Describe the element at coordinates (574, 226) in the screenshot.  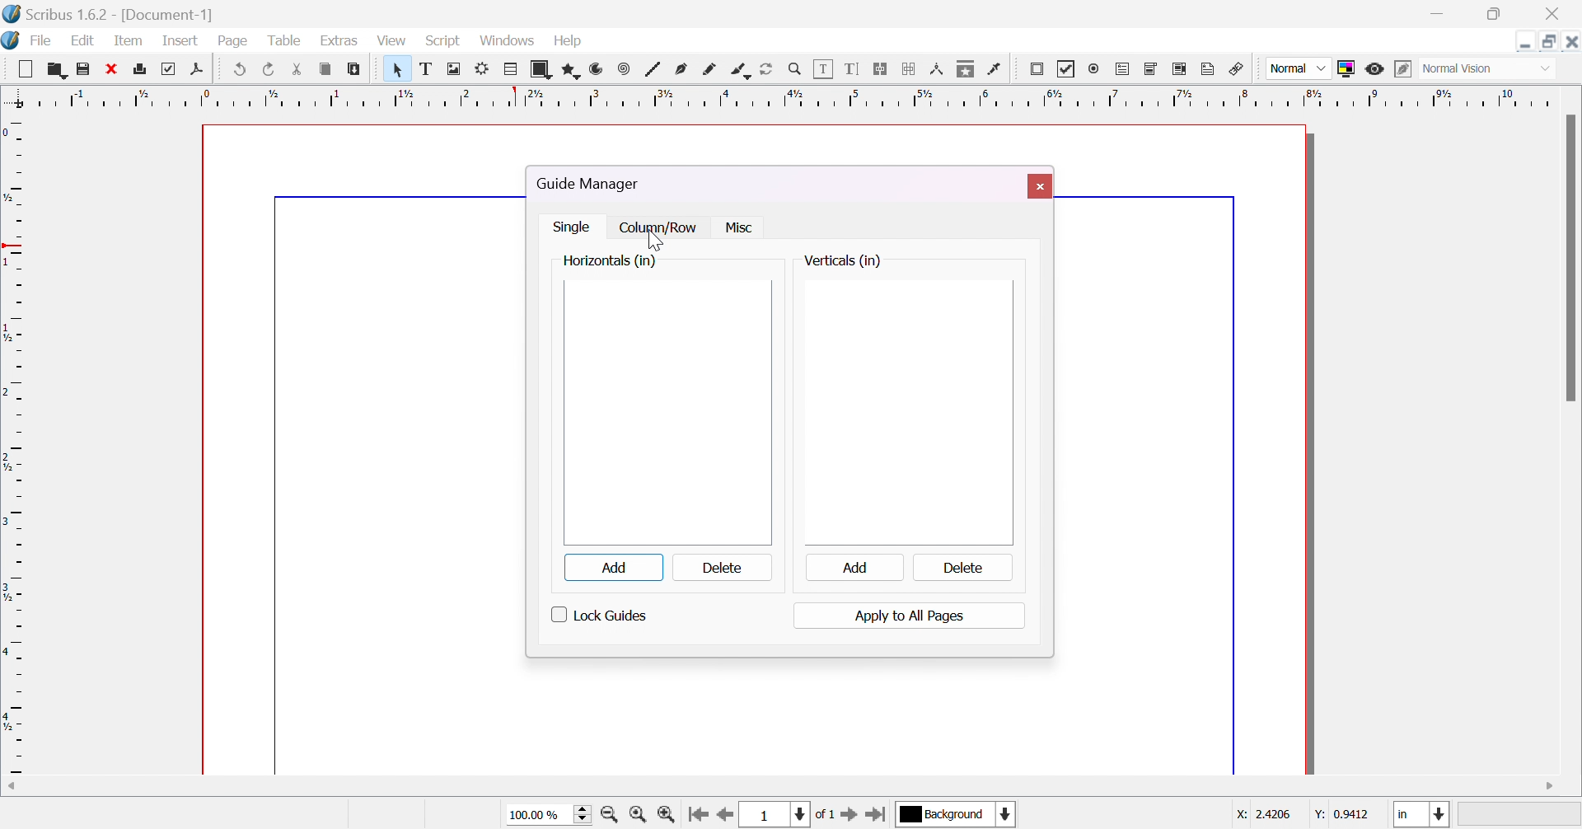
I see `single` at that location.